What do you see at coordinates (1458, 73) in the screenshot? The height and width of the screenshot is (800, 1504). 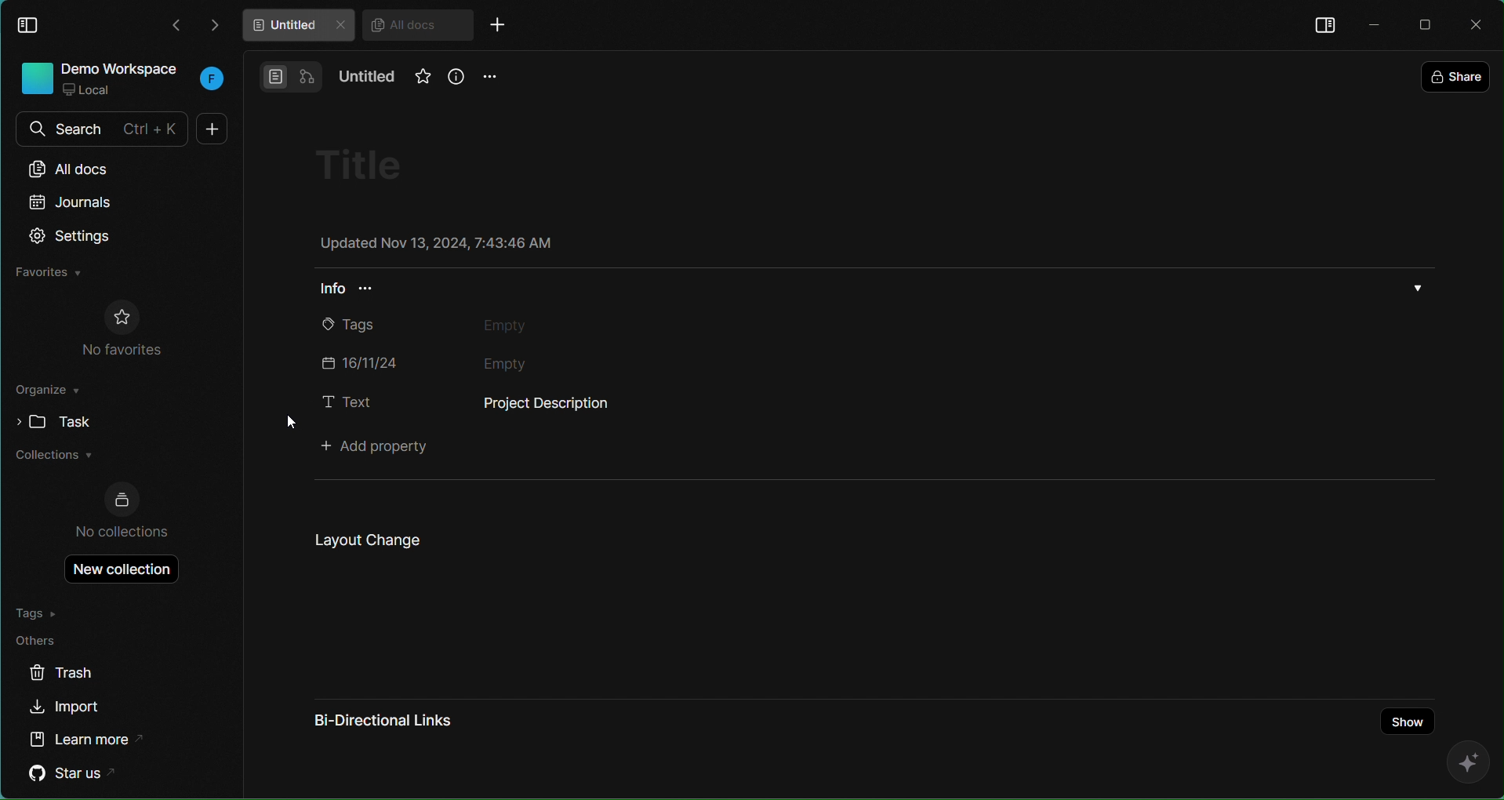 I see `share` at bounding box center [1458, 73].